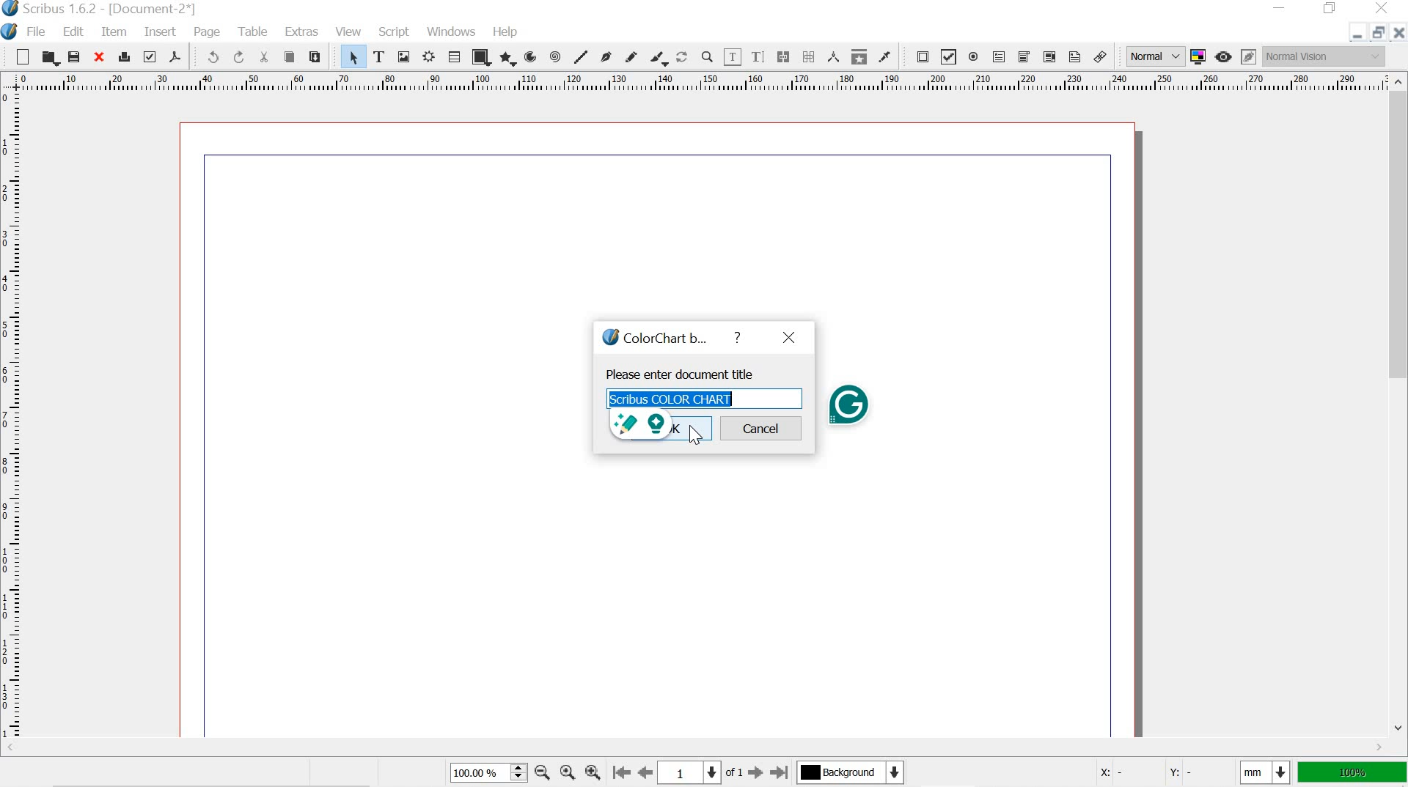  Describe the element at coordinates (395, 32) in the screenshot. I see `script` at that location.